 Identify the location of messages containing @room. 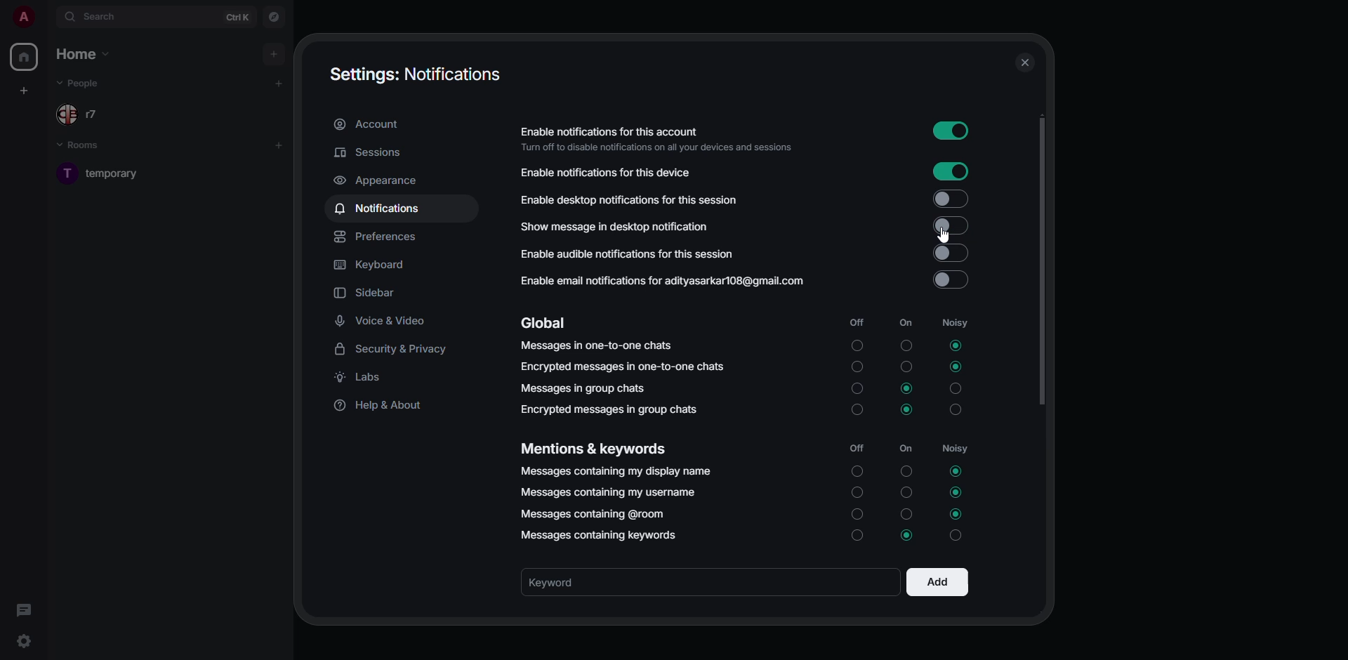
(598, 514).